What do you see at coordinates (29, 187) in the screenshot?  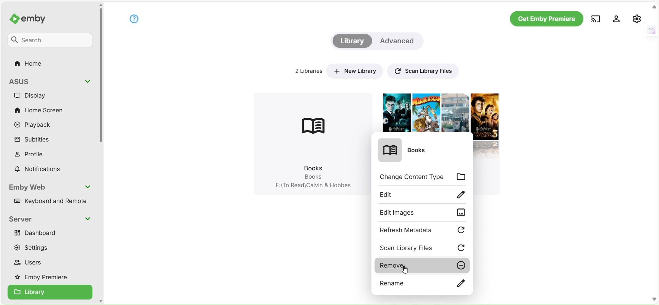 I see `Emby Web` at bounding box center [29, 187].